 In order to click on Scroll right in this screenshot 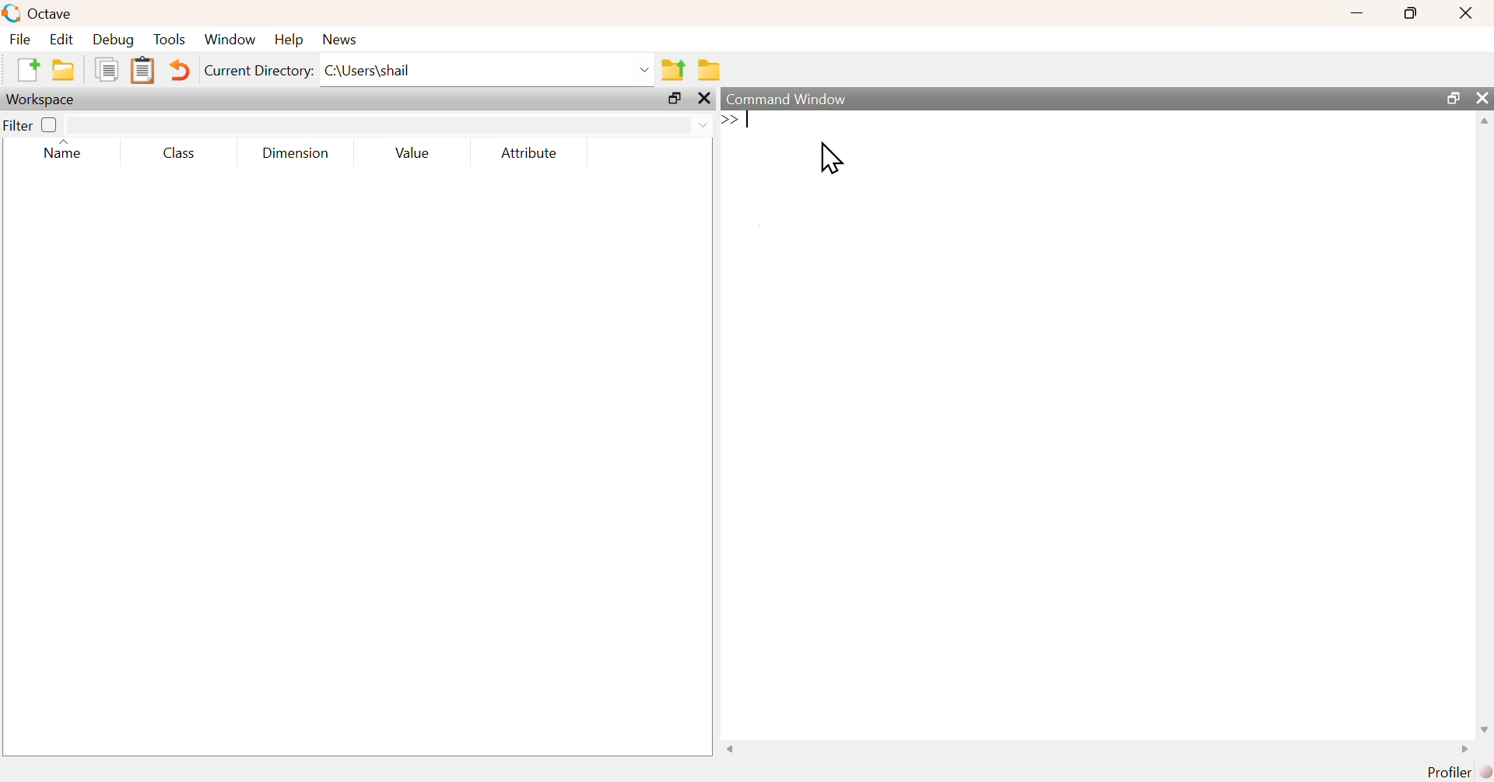, I will do `click(1461, 751)`.